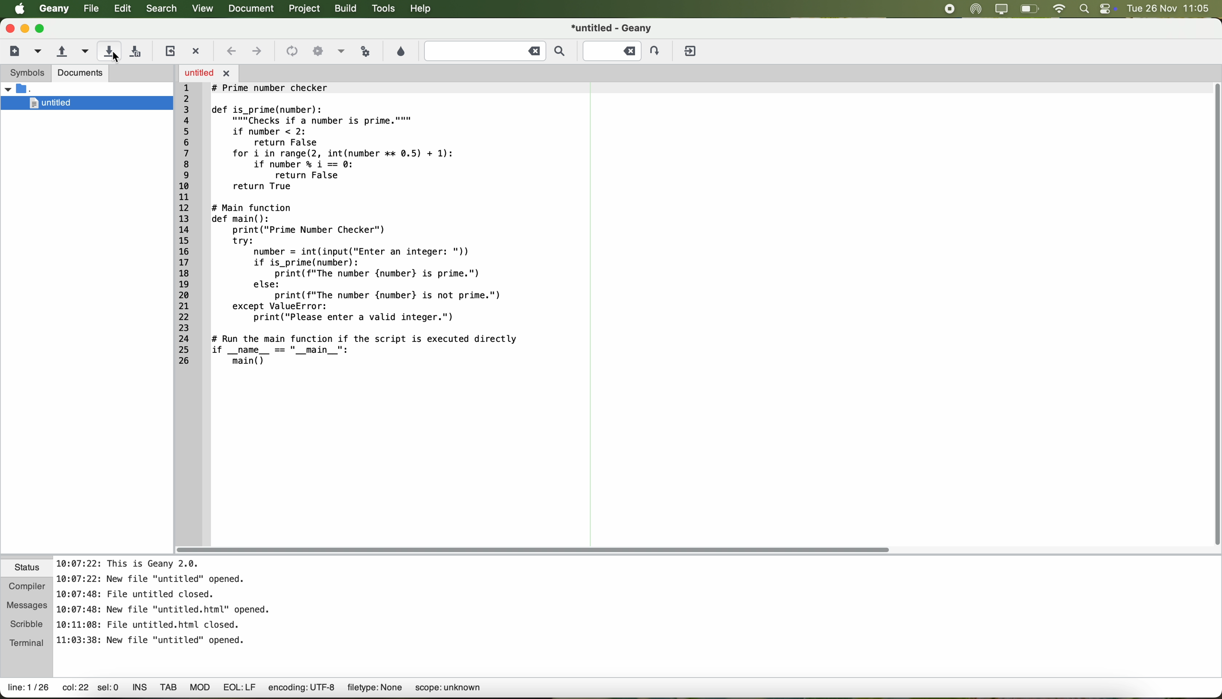 The height and width of the screenshot is (699, 1222). What do you see at coordinates (87, 103) in the screenshot?
I see `untitled file` at bounding box center [87, 103].